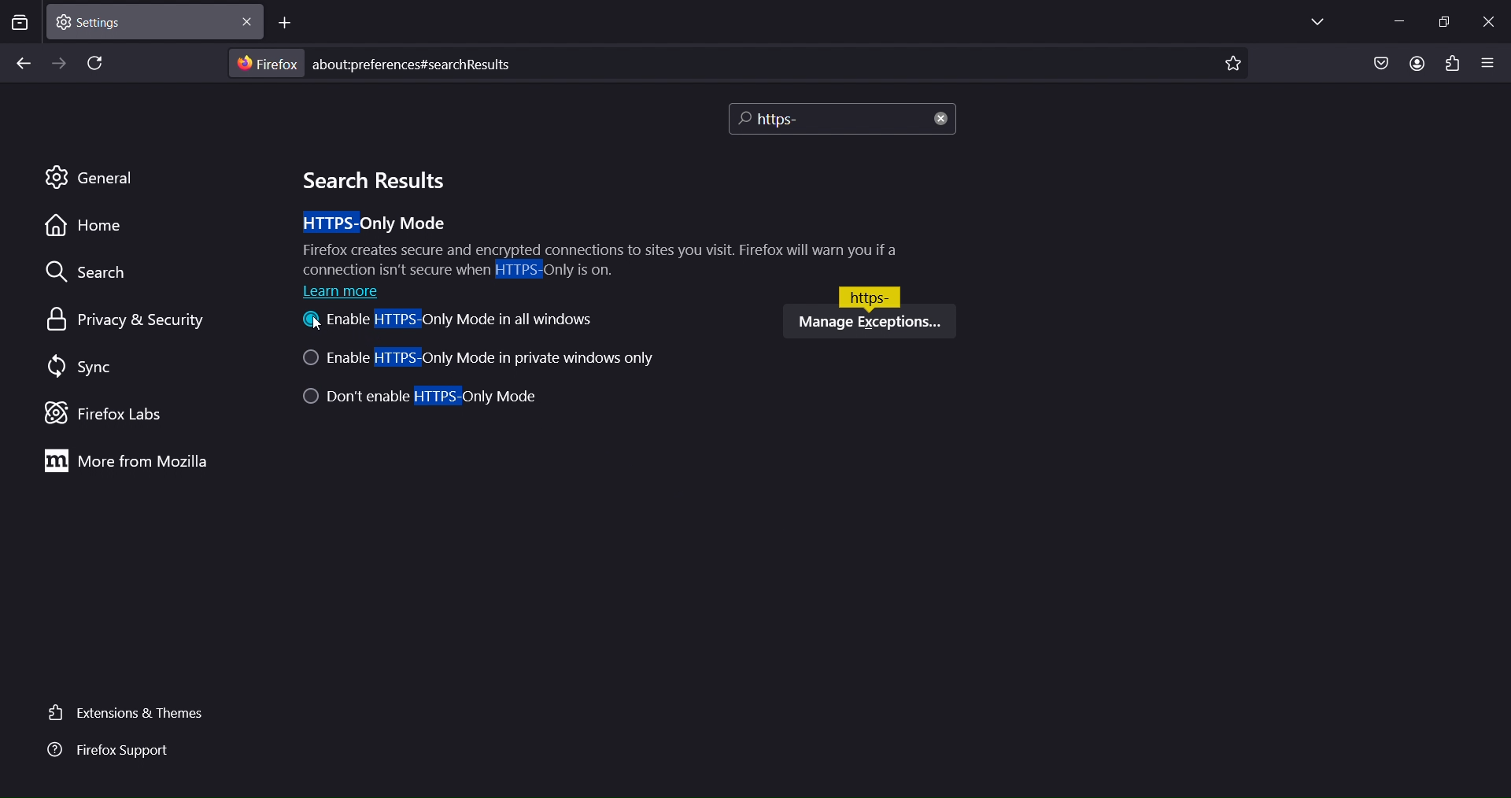 The width and height of the screenshot is (1511, 798). I want to click on extensions & themes, so click(127, 715).